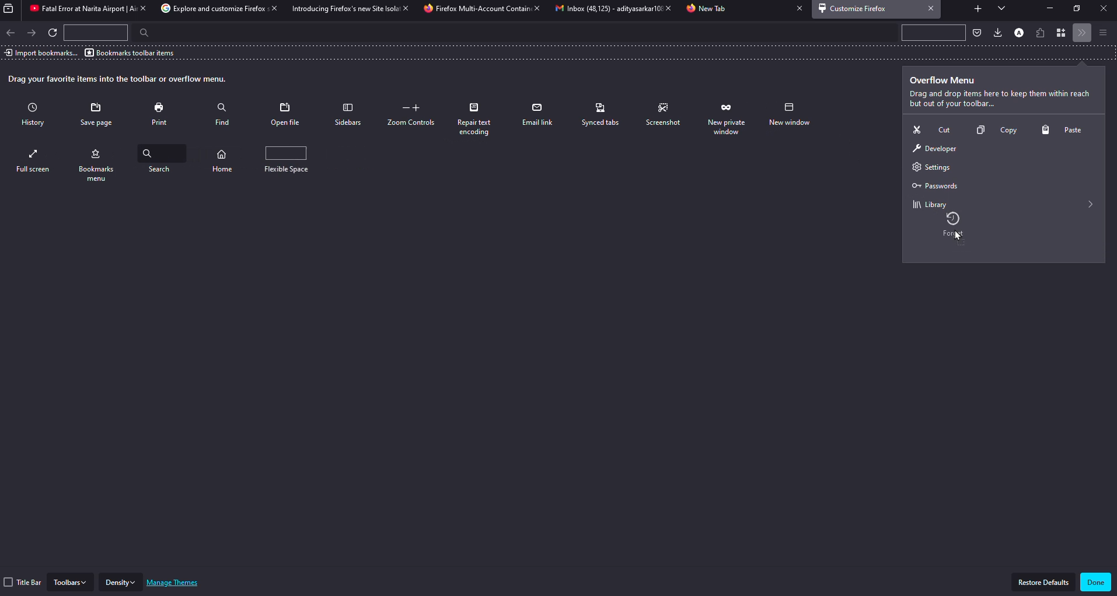 This screenshot has width=1117, height=596. What do you see at coordinates (476, 9) in the screenshot?
I see `tab` at bounding box center [476, 9].